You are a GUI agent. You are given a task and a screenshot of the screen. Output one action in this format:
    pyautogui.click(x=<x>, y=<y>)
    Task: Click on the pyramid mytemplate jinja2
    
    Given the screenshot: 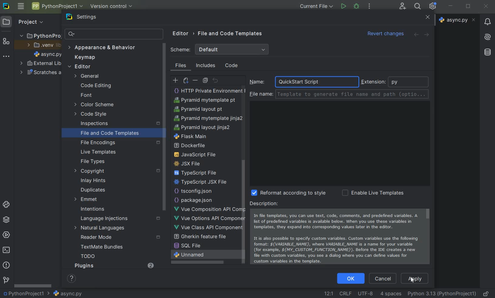 What is the action you would take?
    pyautogui.click(x=208, y=245)
    